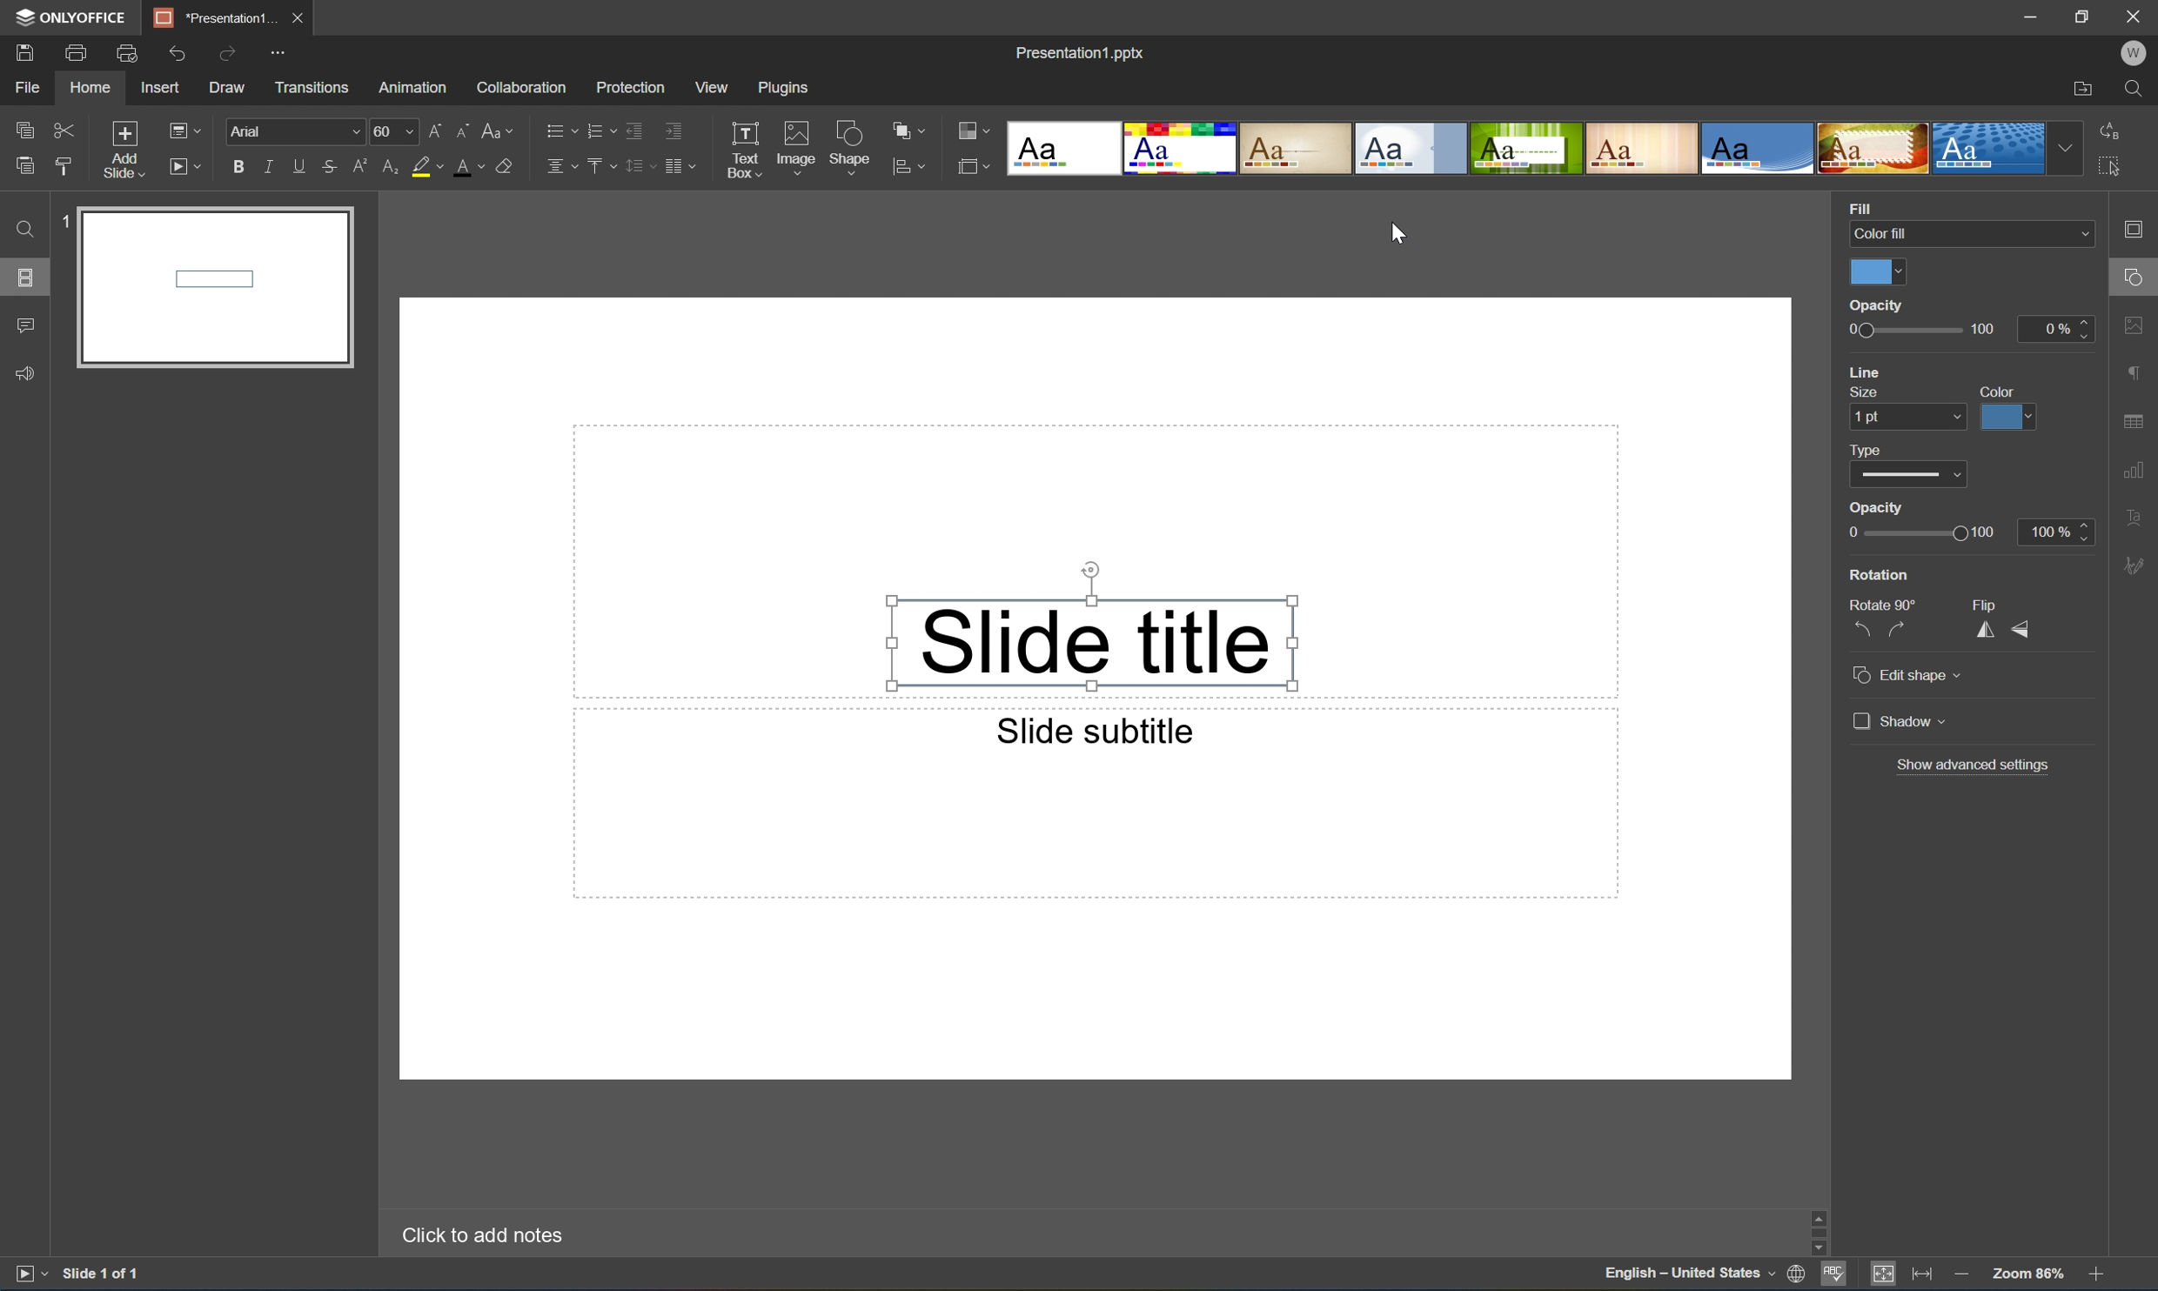 The image size is (2158, 1291). Describe the element at coordinates (358, 165) in the screenshot. I see `Superscript` at that location.